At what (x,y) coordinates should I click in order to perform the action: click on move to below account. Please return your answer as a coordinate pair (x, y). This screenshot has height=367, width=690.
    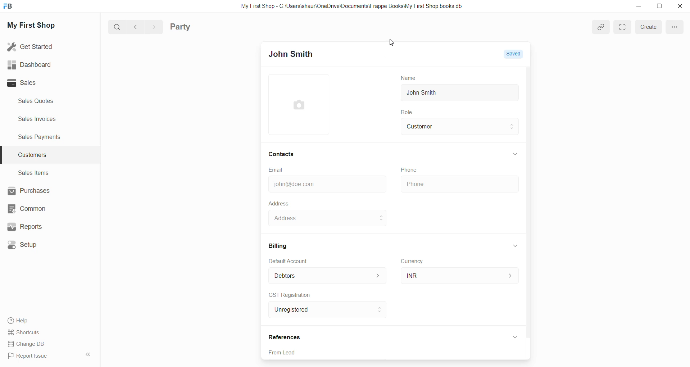
    Looking at the image, I should click on (381, 278).